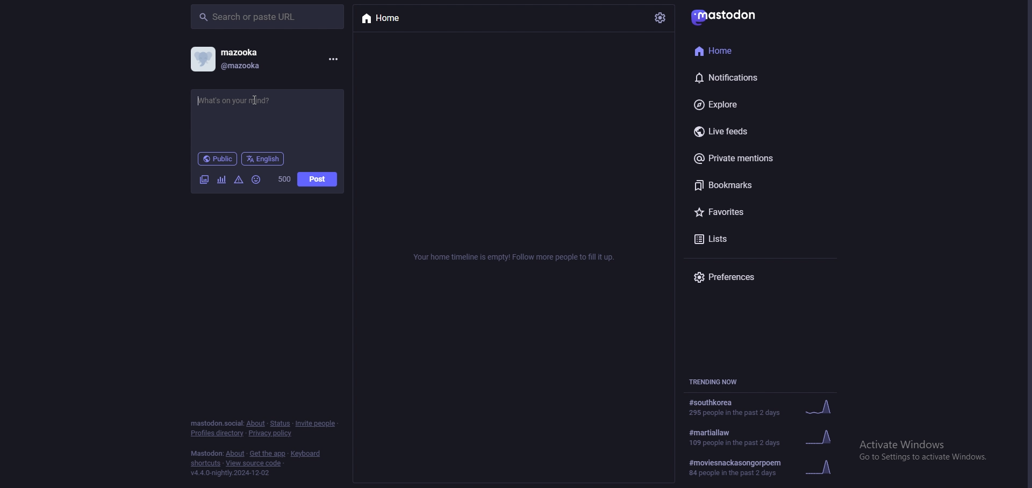 The width and height of the screenshot is (1032, 488). Describe the element at coordinates (746, 239) in the screenshot. I see `lists` at that location.